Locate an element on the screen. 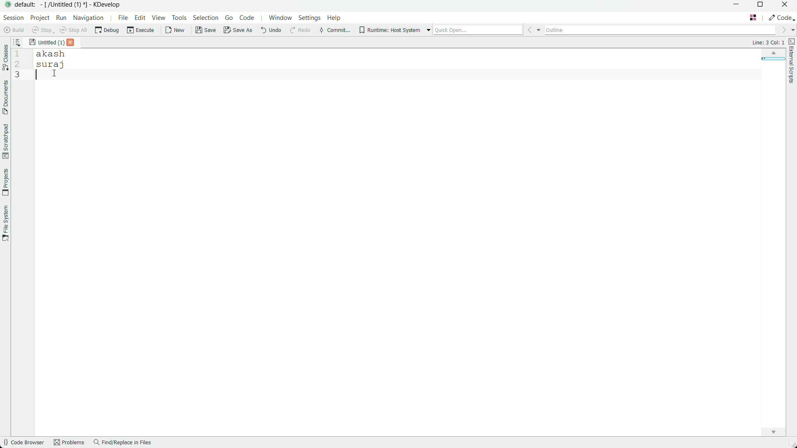 The width and height of the screenshot is (797, 448). file system is located at coordinates (5, 224).